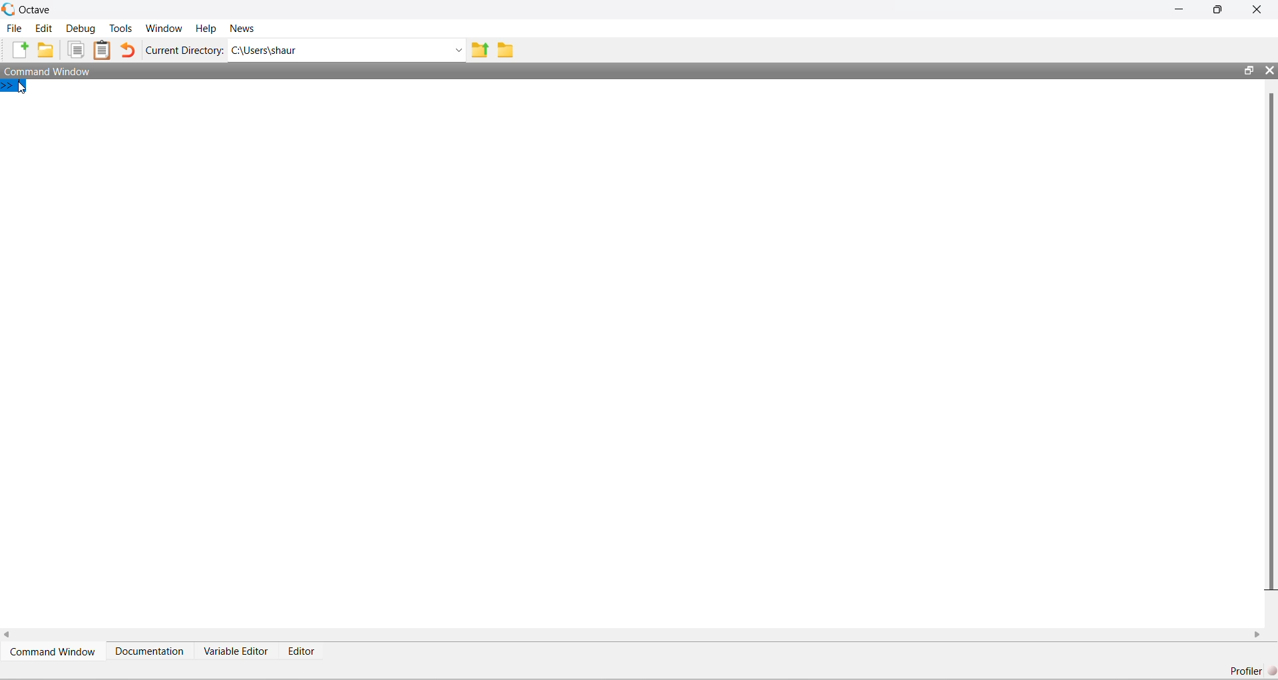  What do you see at coordinates (43, 28) in the screenshot?
I see `Edit` at bounding box center [43, 28].